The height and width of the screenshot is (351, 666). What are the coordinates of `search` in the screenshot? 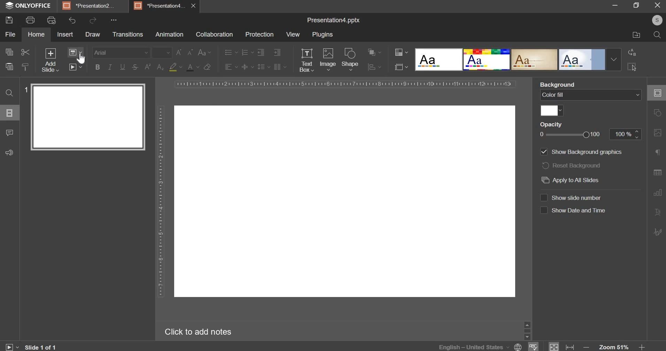 It's located at (657, 36).